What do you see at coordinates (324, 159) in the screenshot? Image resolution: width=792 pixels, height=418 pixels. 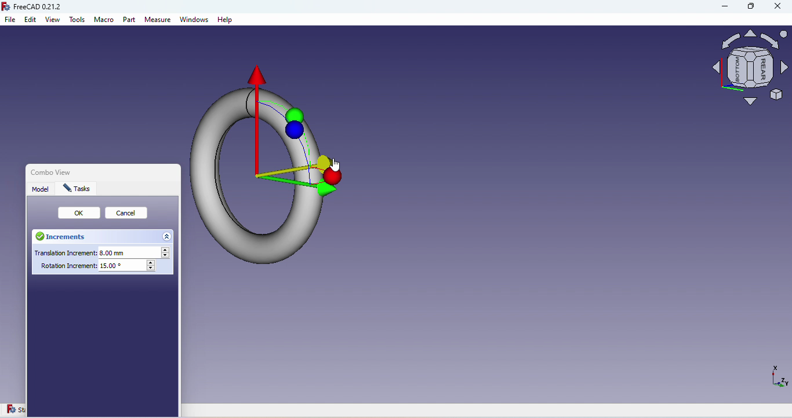 I see `Move to Z-axis` at bounding box center [324, 159].